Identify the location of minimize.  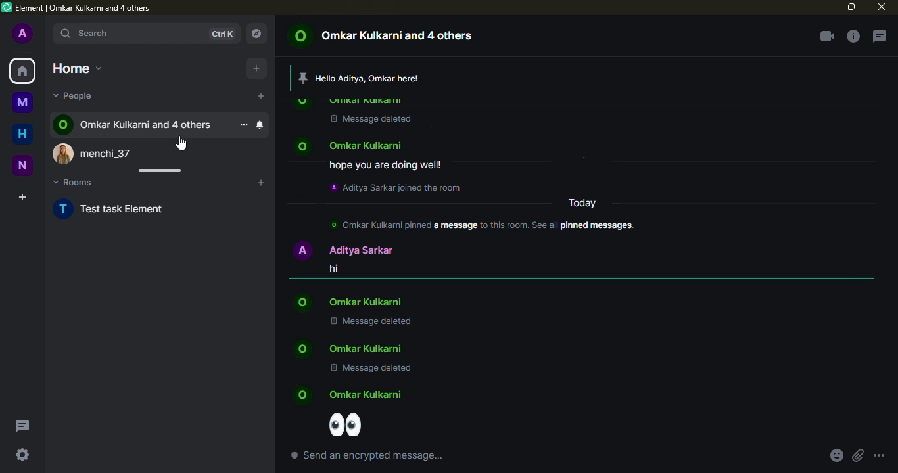
(819, 7).